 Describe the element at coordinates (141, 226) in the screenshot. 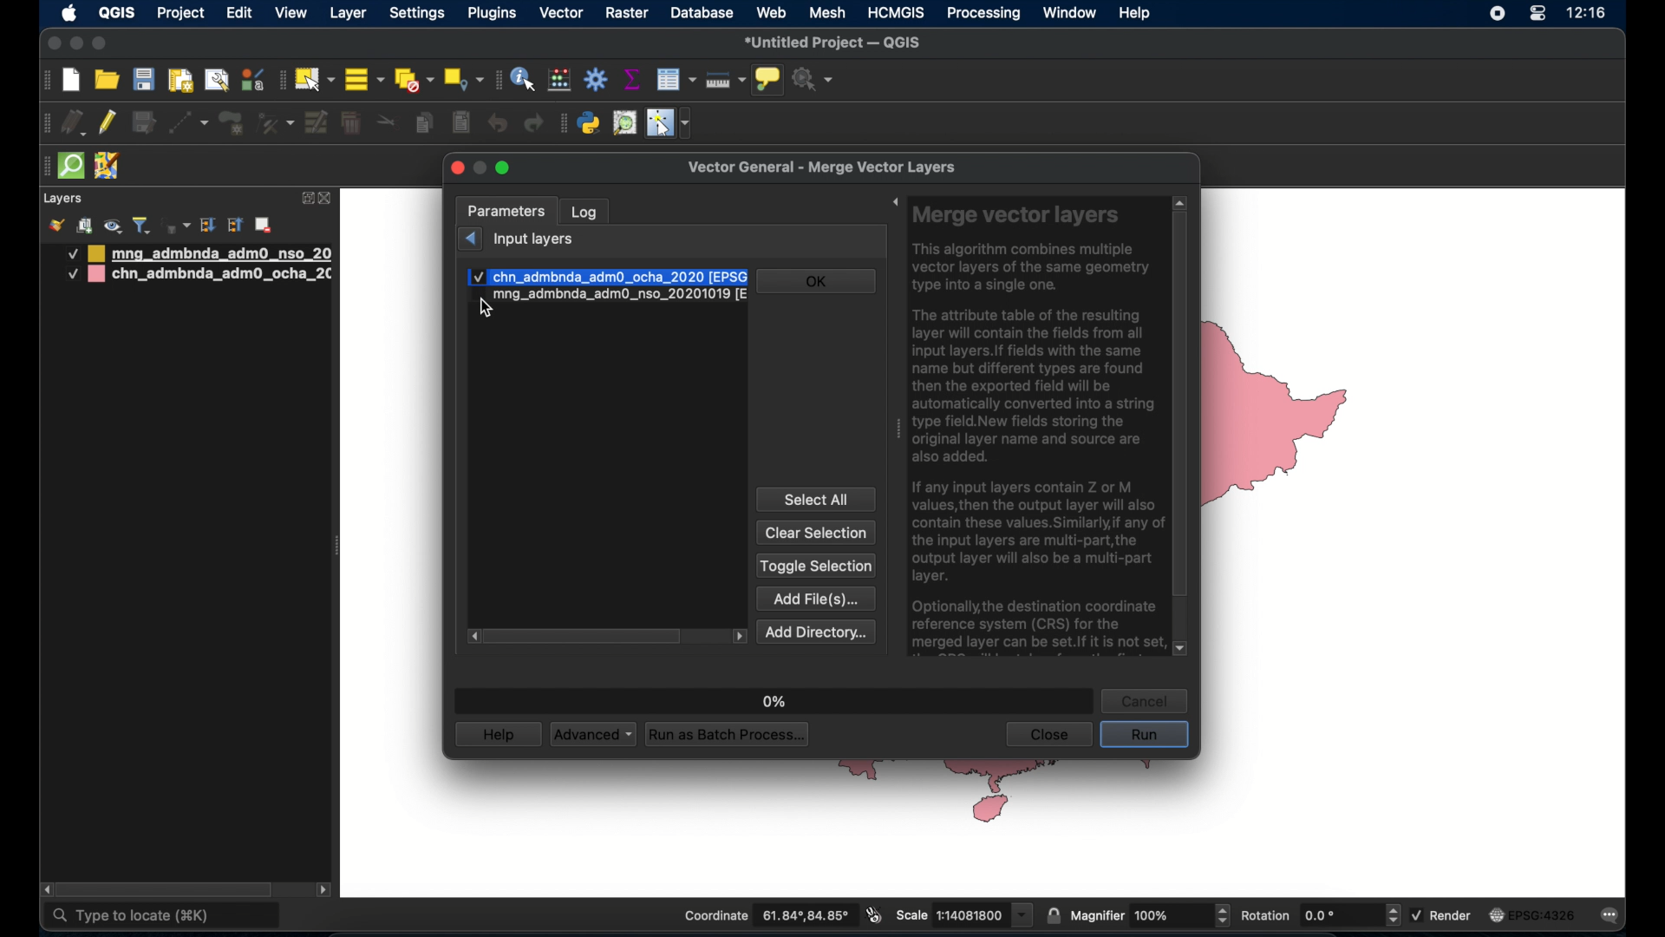

I see `filter legend` at that location.